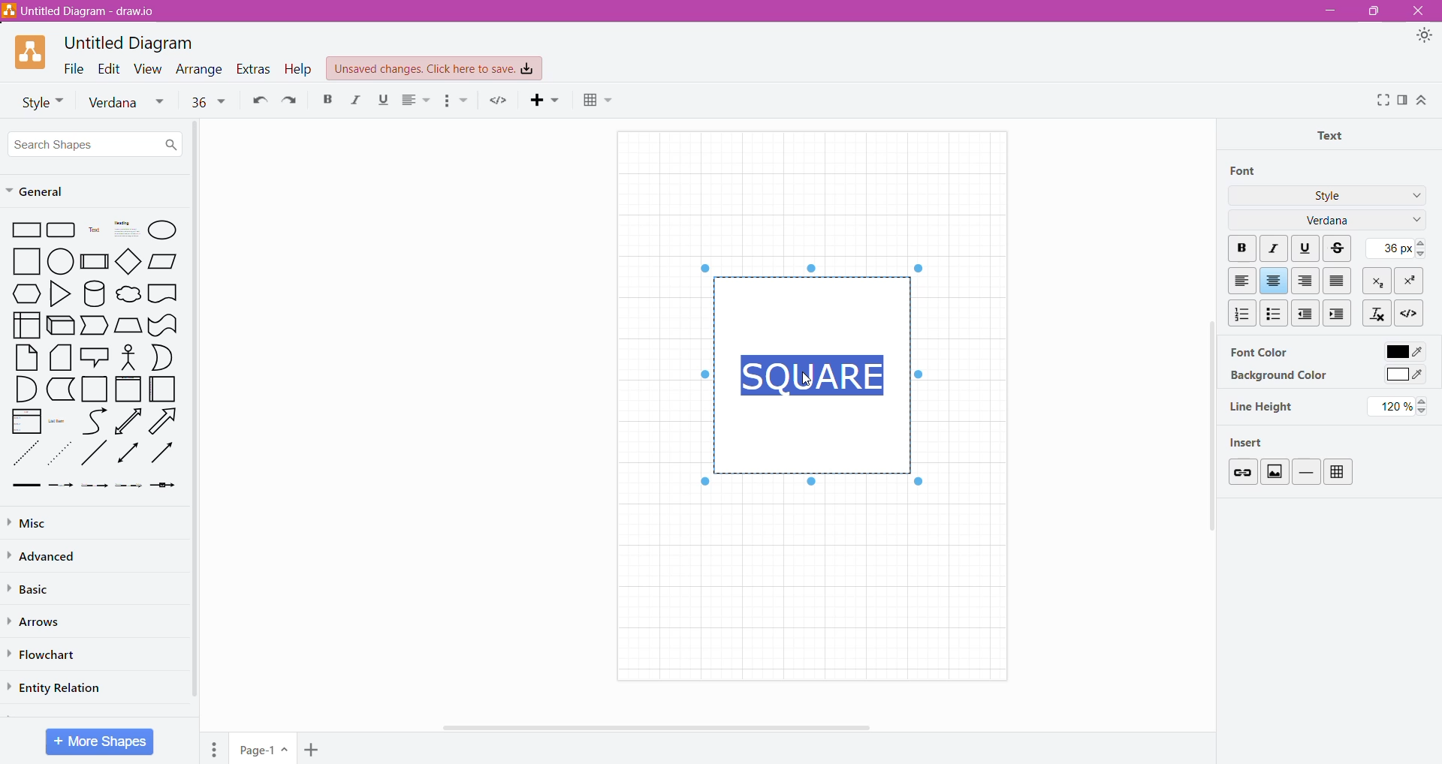 The width and height of the screenshot is (1442, 764). I want to click on Subprocess, so click(95, 260).